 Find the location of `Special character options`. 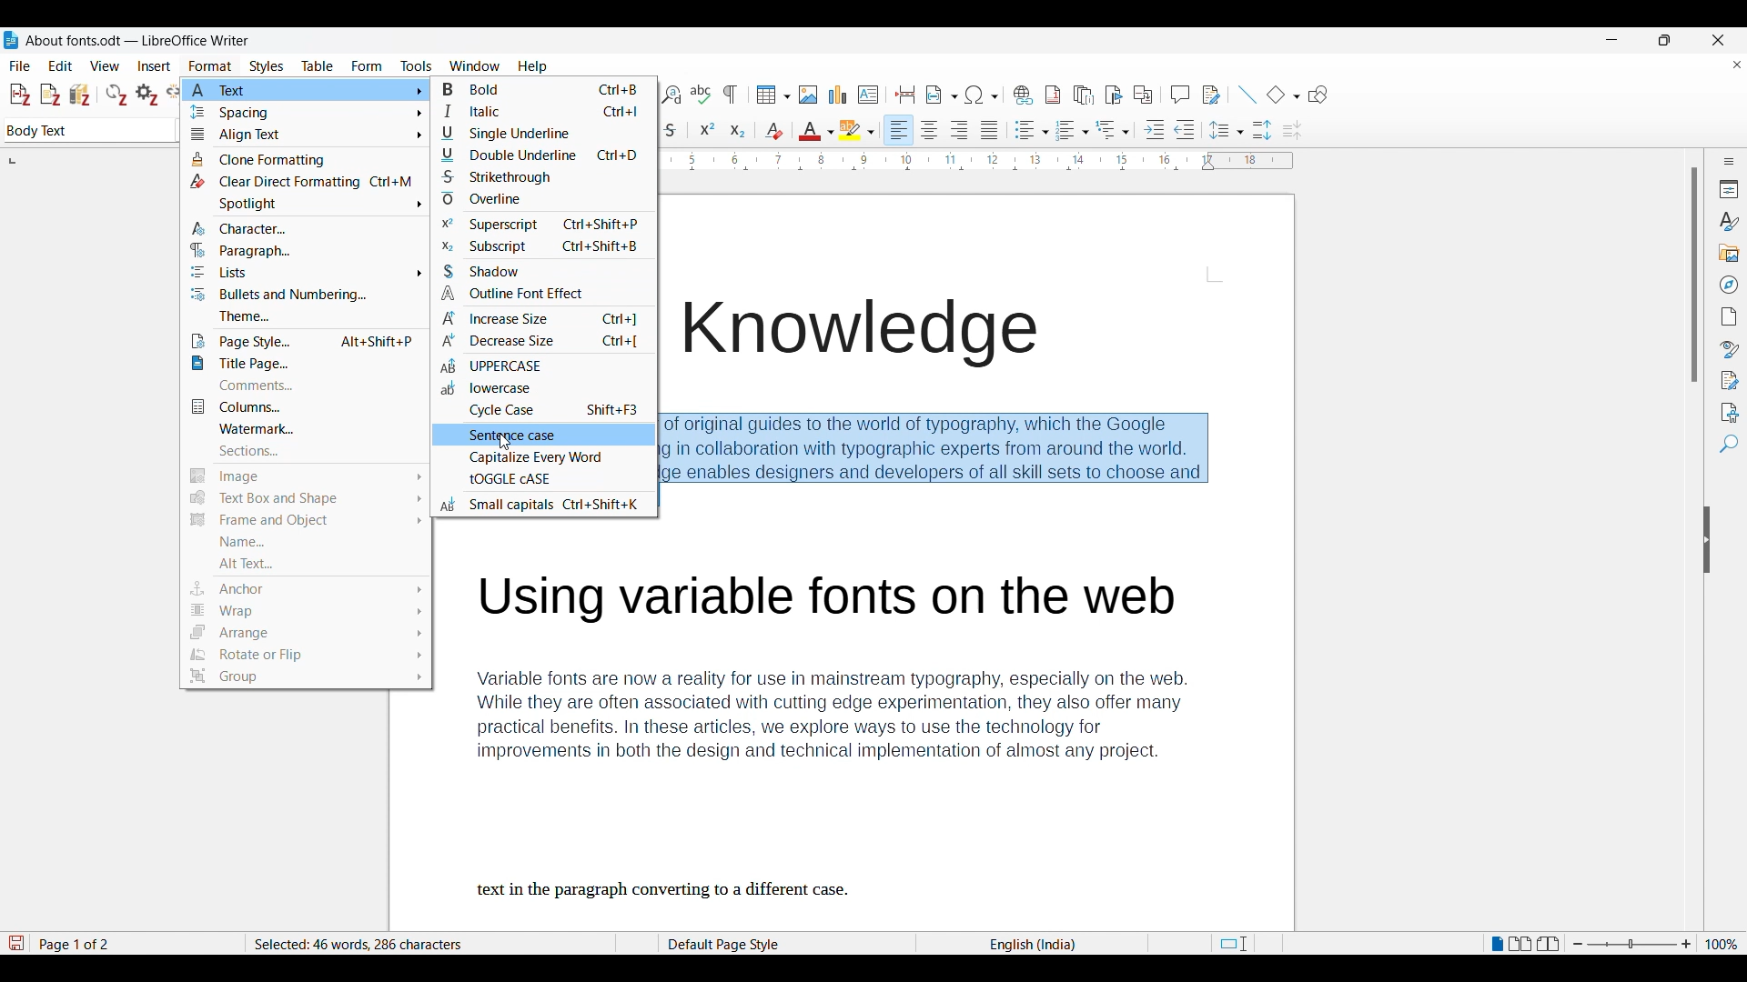

Special character options is located at coordinates (983, 95).